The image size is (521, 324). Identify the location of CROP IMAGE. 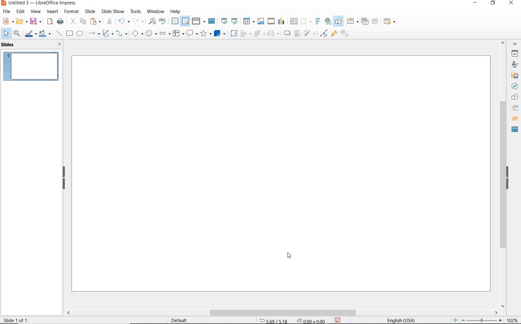
(297, 34).